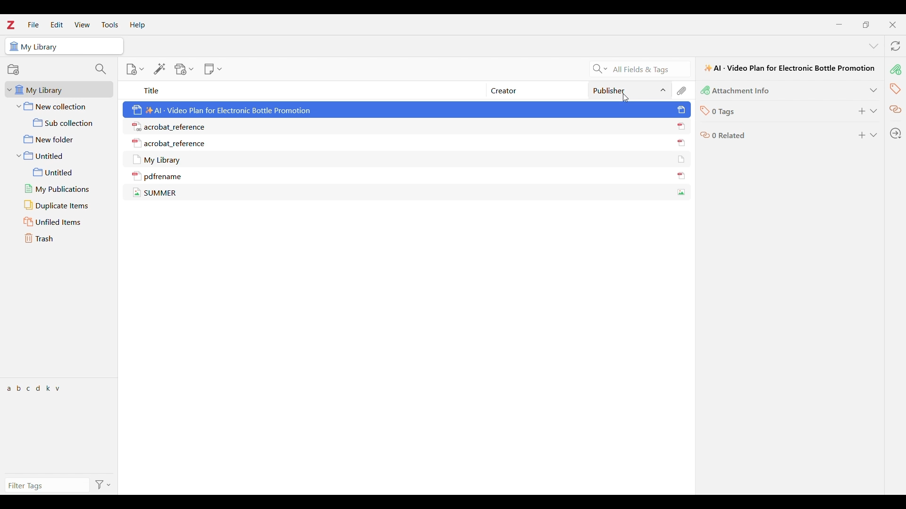 The height and width of the screenshot is (509, 906). I want to click on Filter collections, so click(100, 69).